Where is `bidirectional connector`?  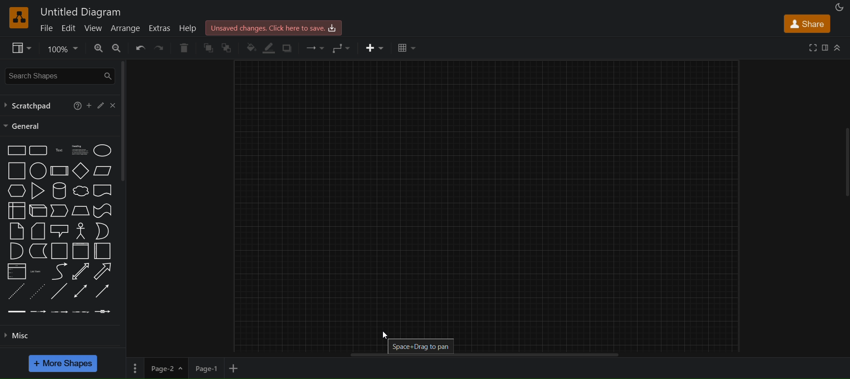
bidirectional connector is located at coordinates (81, 291).